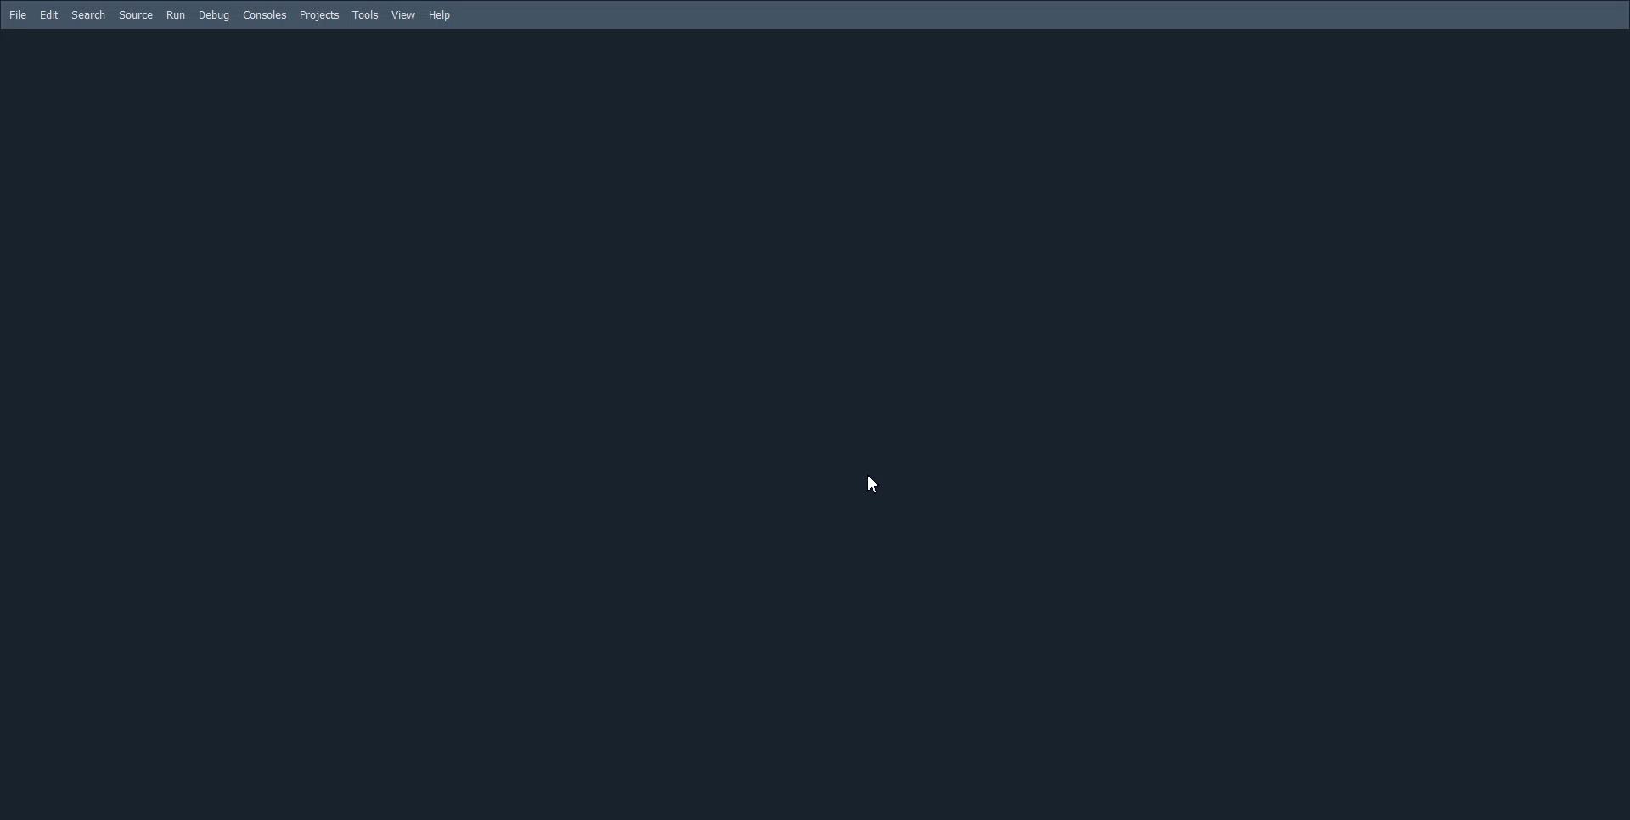  I want to click on Search, so click(88, 14).